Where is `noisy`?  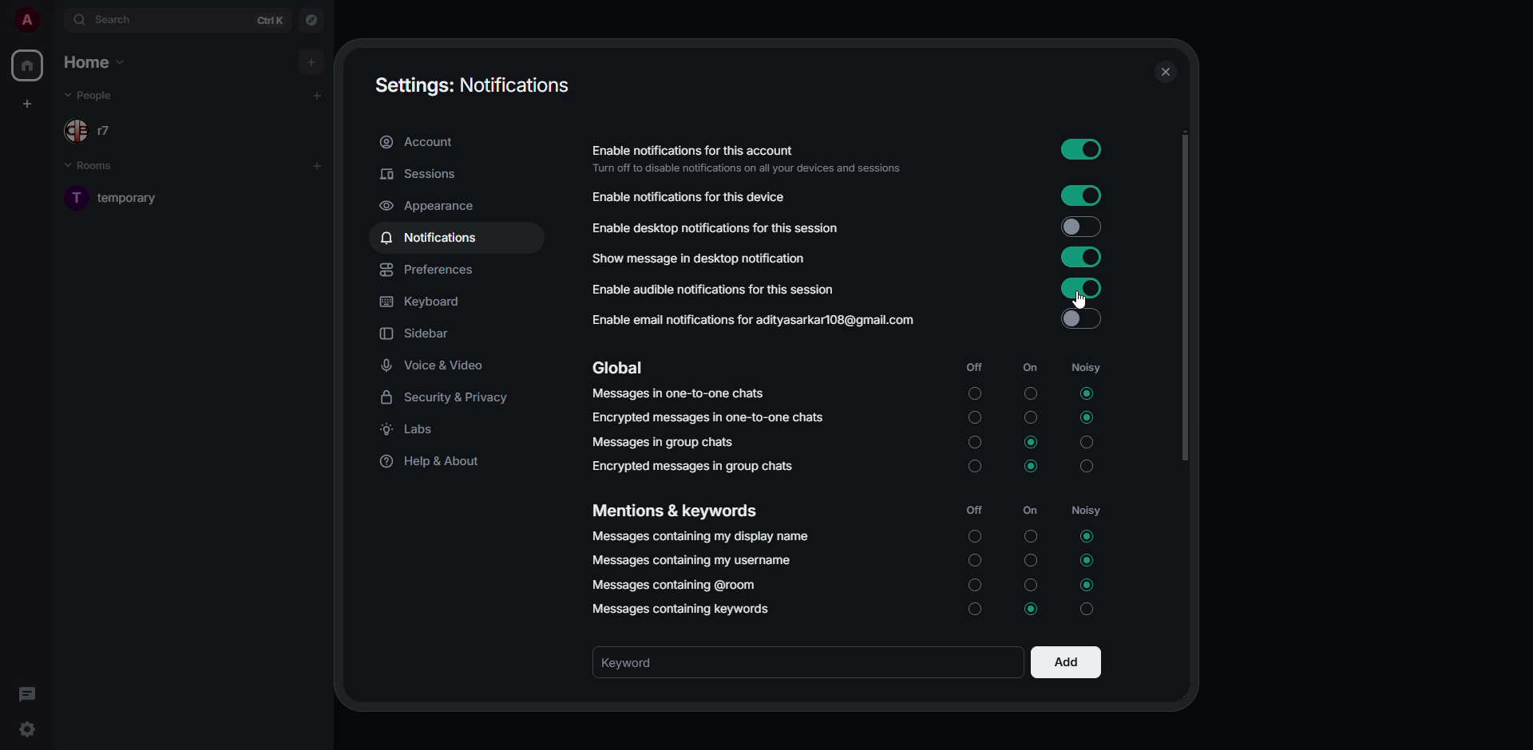 noisy is located at coordinates (1083, 366).